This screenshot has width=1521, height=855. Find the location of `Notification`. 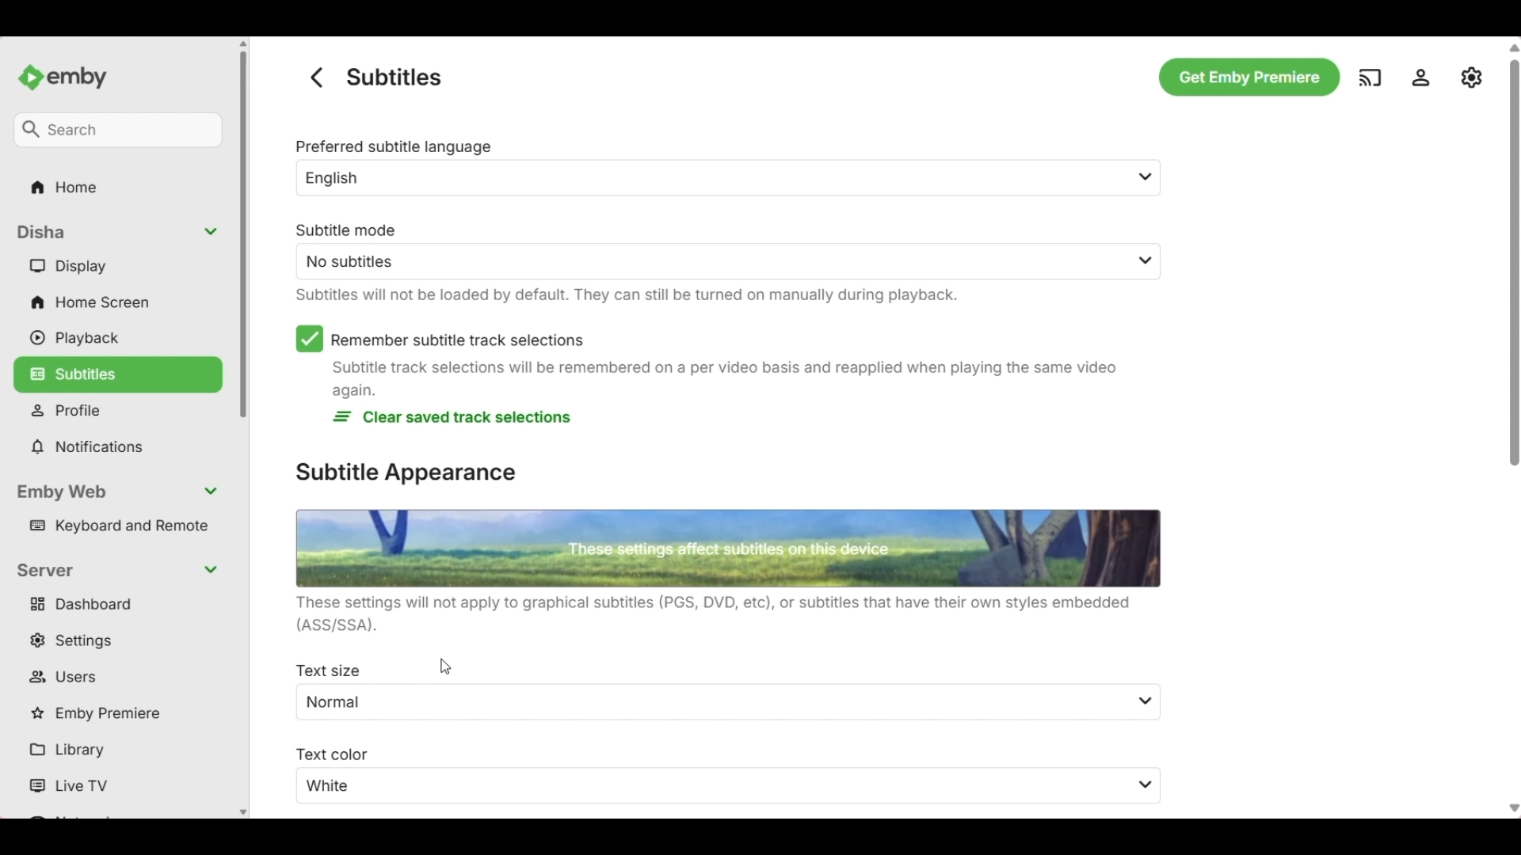

Notification is located at coordinates (119, 447).